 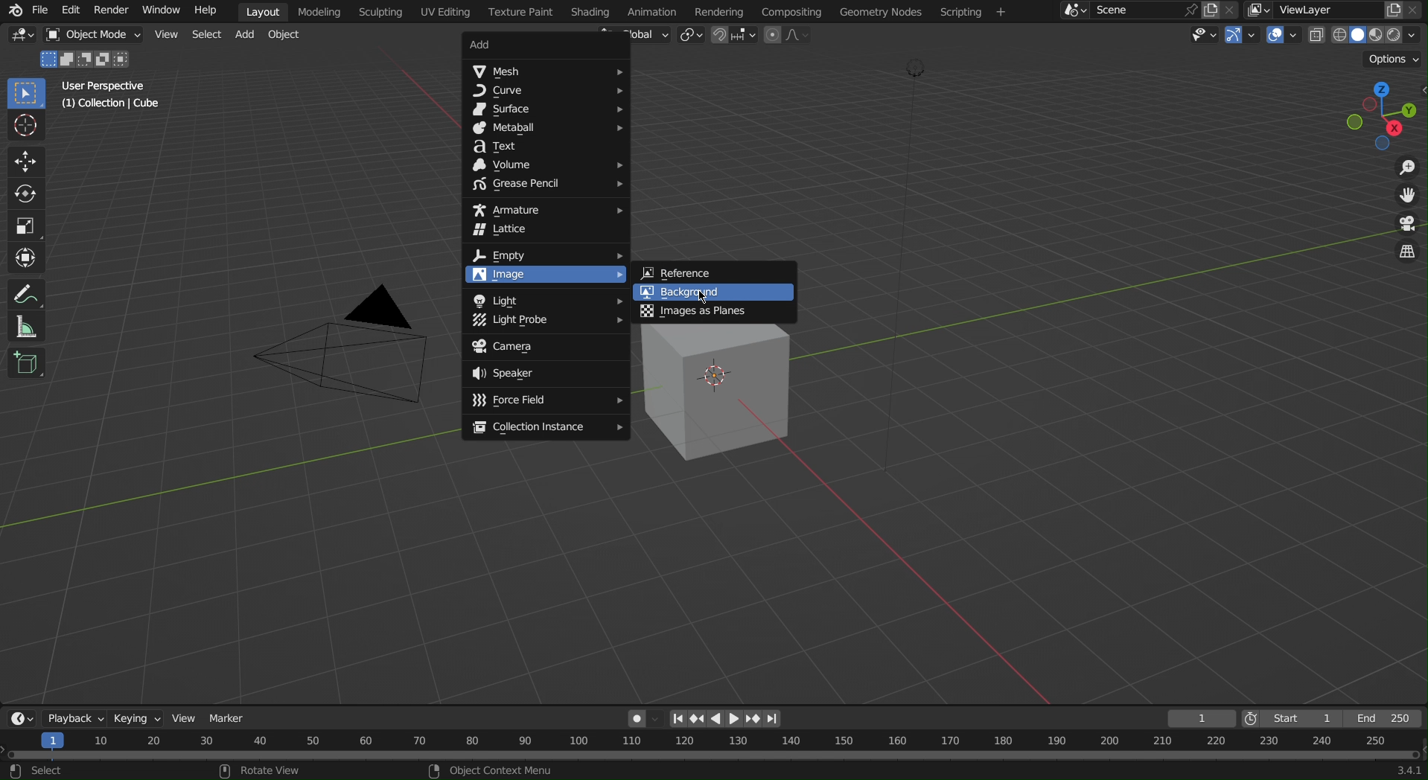 I want to click on Viewport Shading, so click(x=1369, y=35).